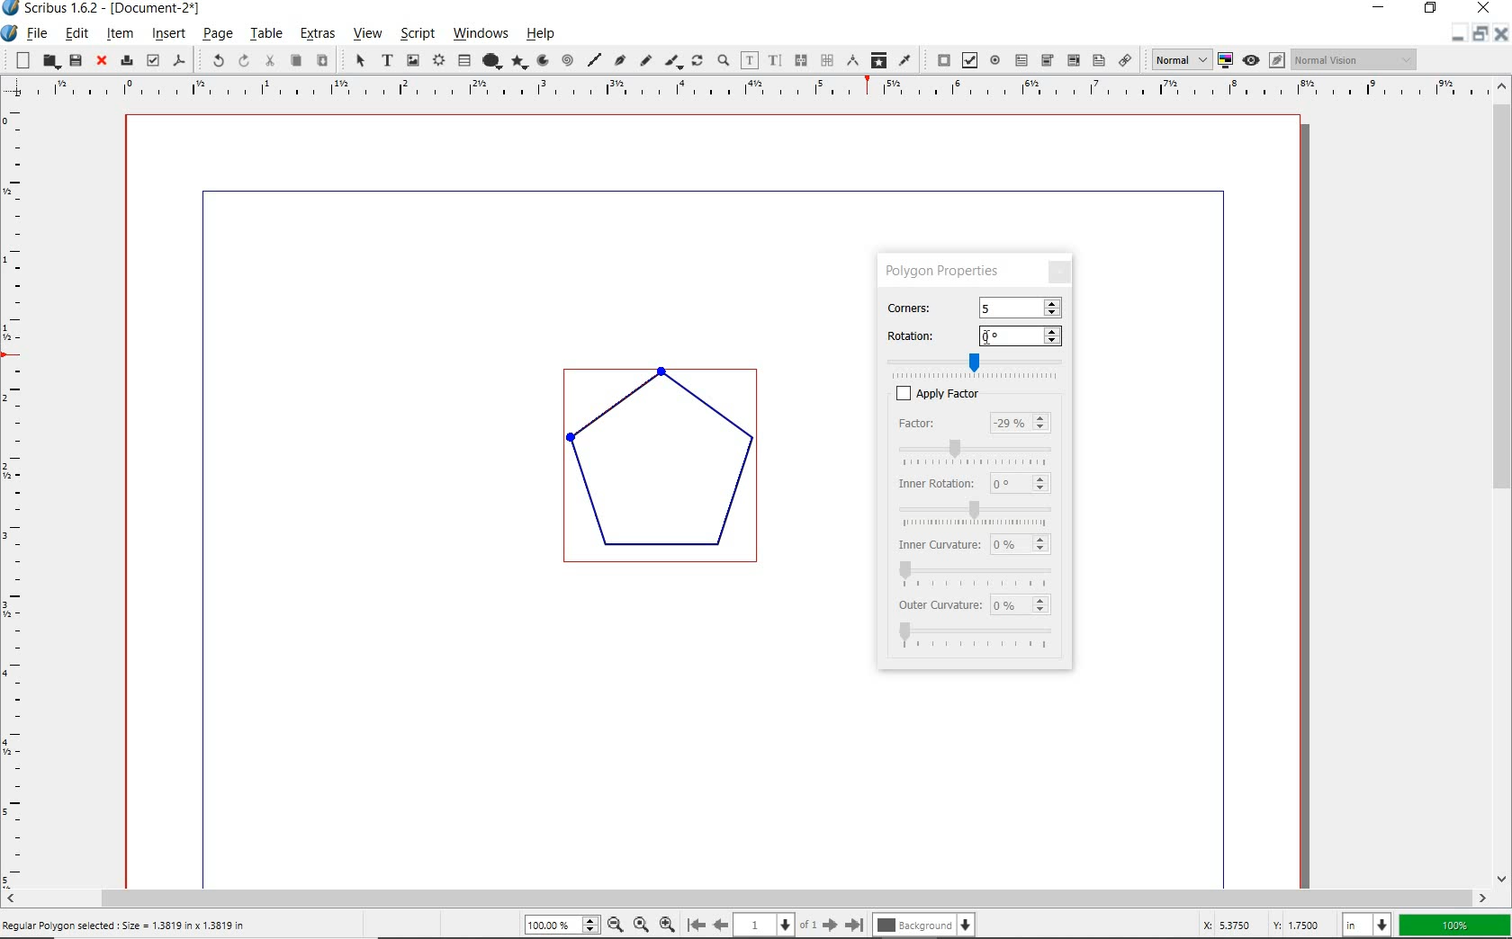 The width and height of the screenshot is (1512, 939). Describe the element at coordinates (1503, 483) in the screenshot. I see `scrollbar` at that location.